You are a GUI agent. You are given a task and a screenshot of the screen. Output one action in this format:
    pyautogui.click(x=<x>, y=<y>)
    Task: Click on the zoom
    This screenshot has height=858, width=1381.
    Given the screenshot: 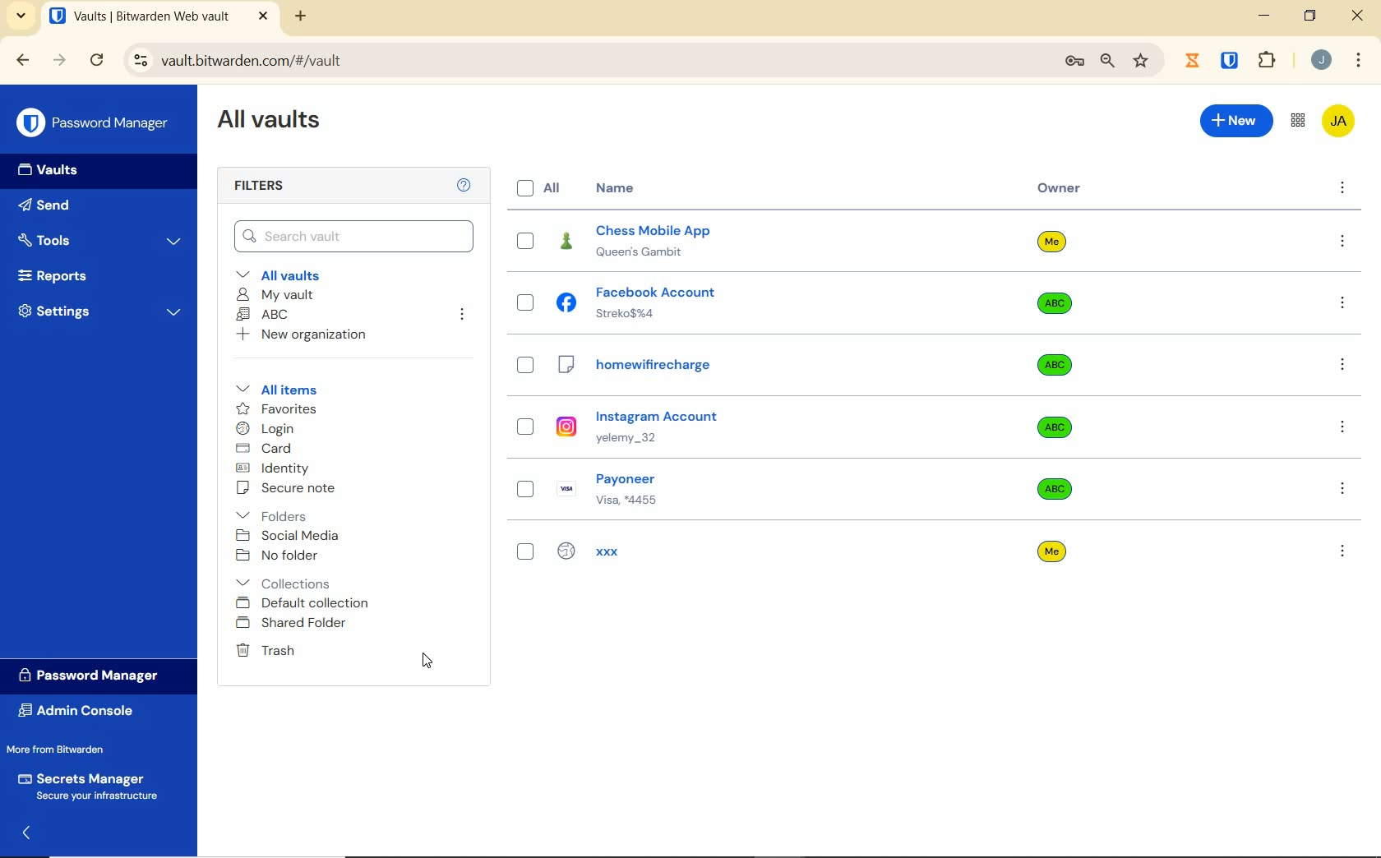 What is the action you would take?
    pyautogui.click(x=1108, y=62)
    